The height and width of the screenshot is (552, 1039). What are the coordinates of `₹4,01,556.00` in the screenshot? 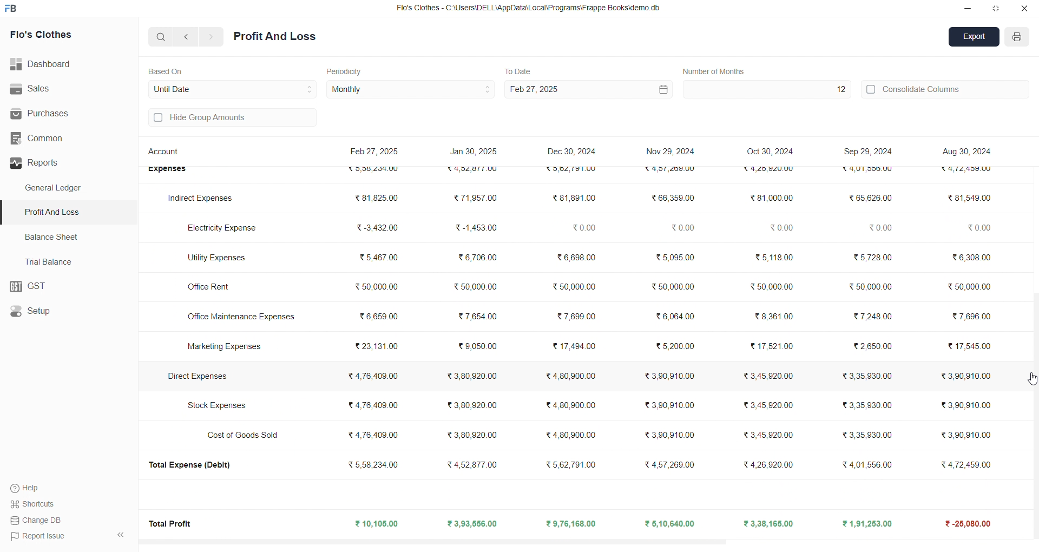 It's located at (863, 171).